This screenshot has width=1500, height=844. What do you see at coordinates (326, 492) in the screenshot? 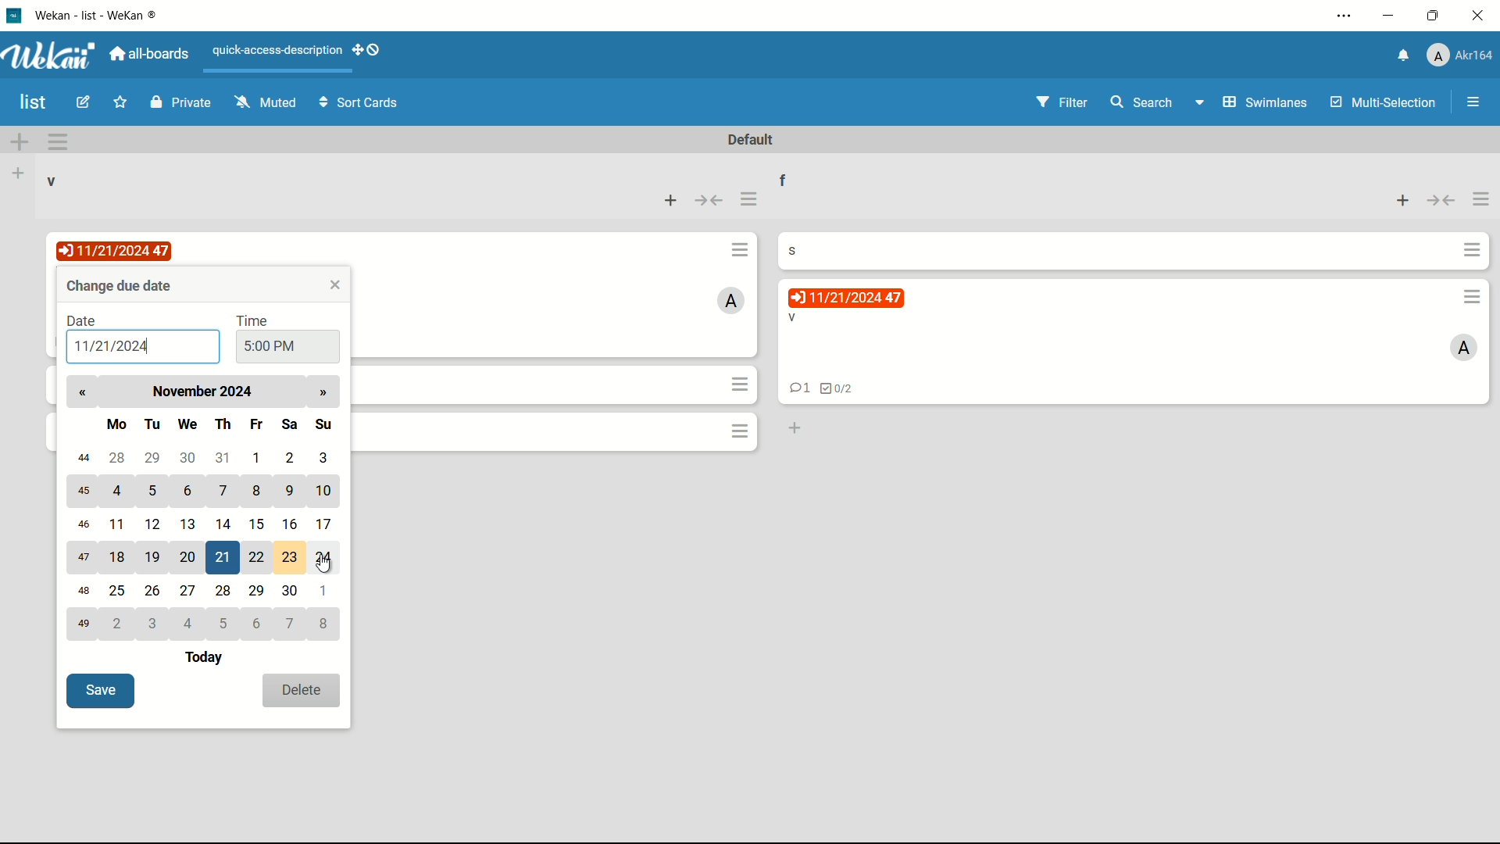
I see `10` at bounding box center [326, 492].